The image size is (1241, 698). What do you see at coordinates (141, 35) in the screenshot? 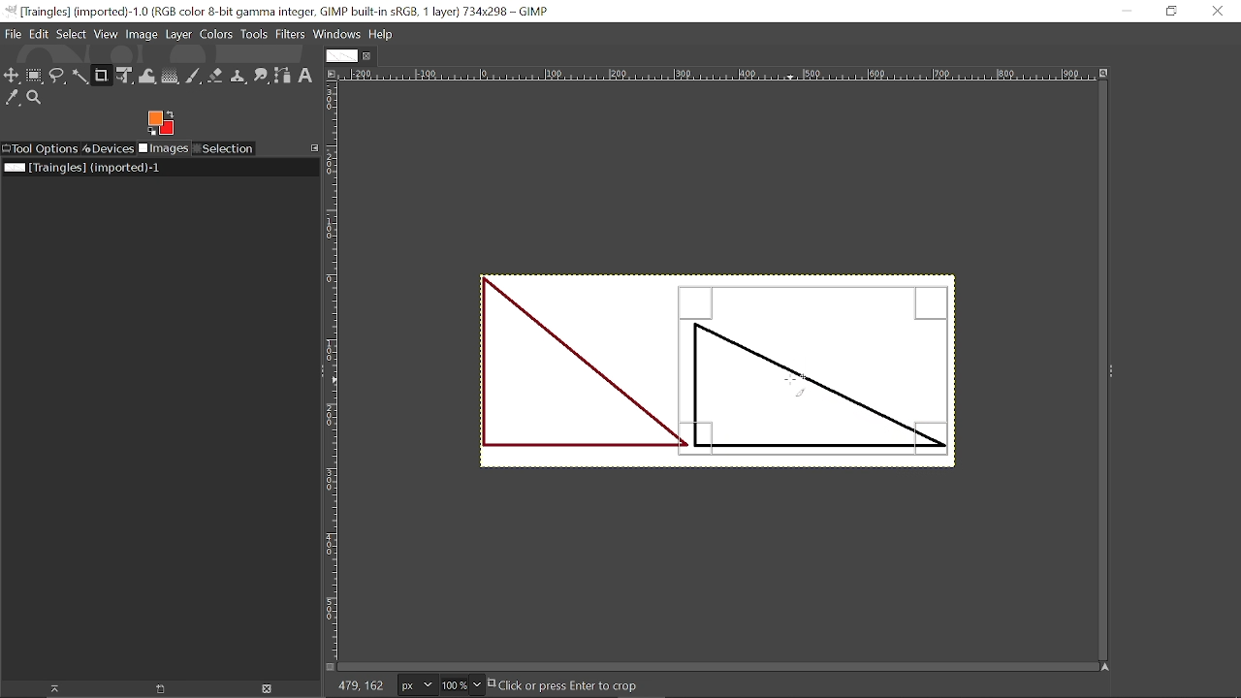
I see `Image` at bounding box center [141, 35].